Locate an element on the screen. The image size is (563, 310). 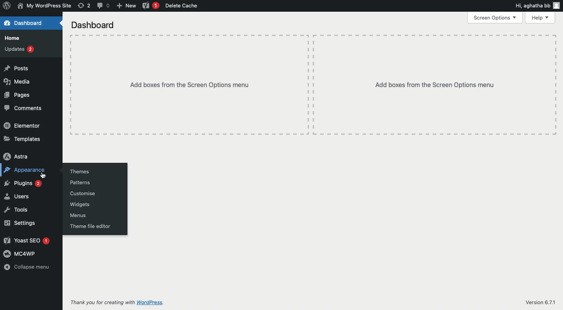
Updates is located at coordinates (18, 50).